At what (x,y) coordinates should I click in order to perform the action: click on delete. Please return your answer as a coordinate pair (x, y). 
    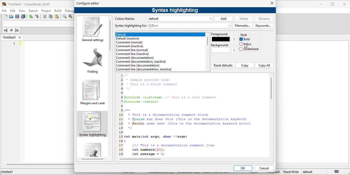
    Looking at the image, I should click on (244, 19).